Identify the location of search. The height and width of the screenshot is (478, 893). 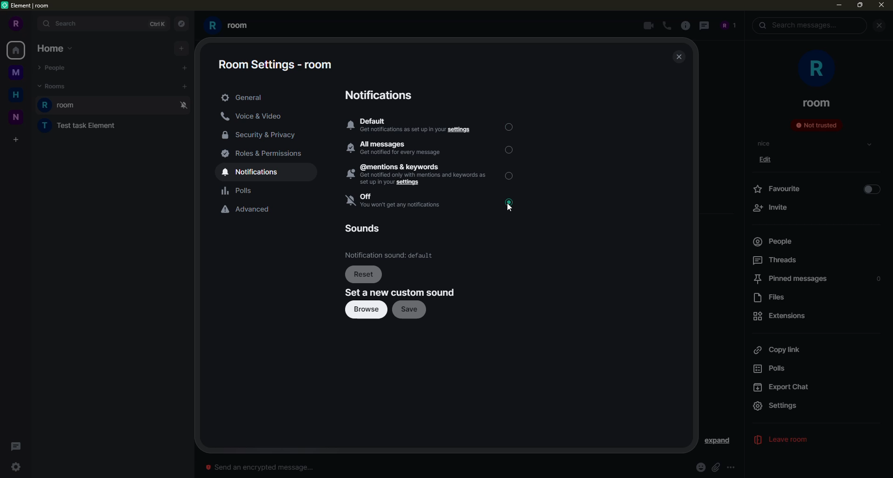
(798, 26).